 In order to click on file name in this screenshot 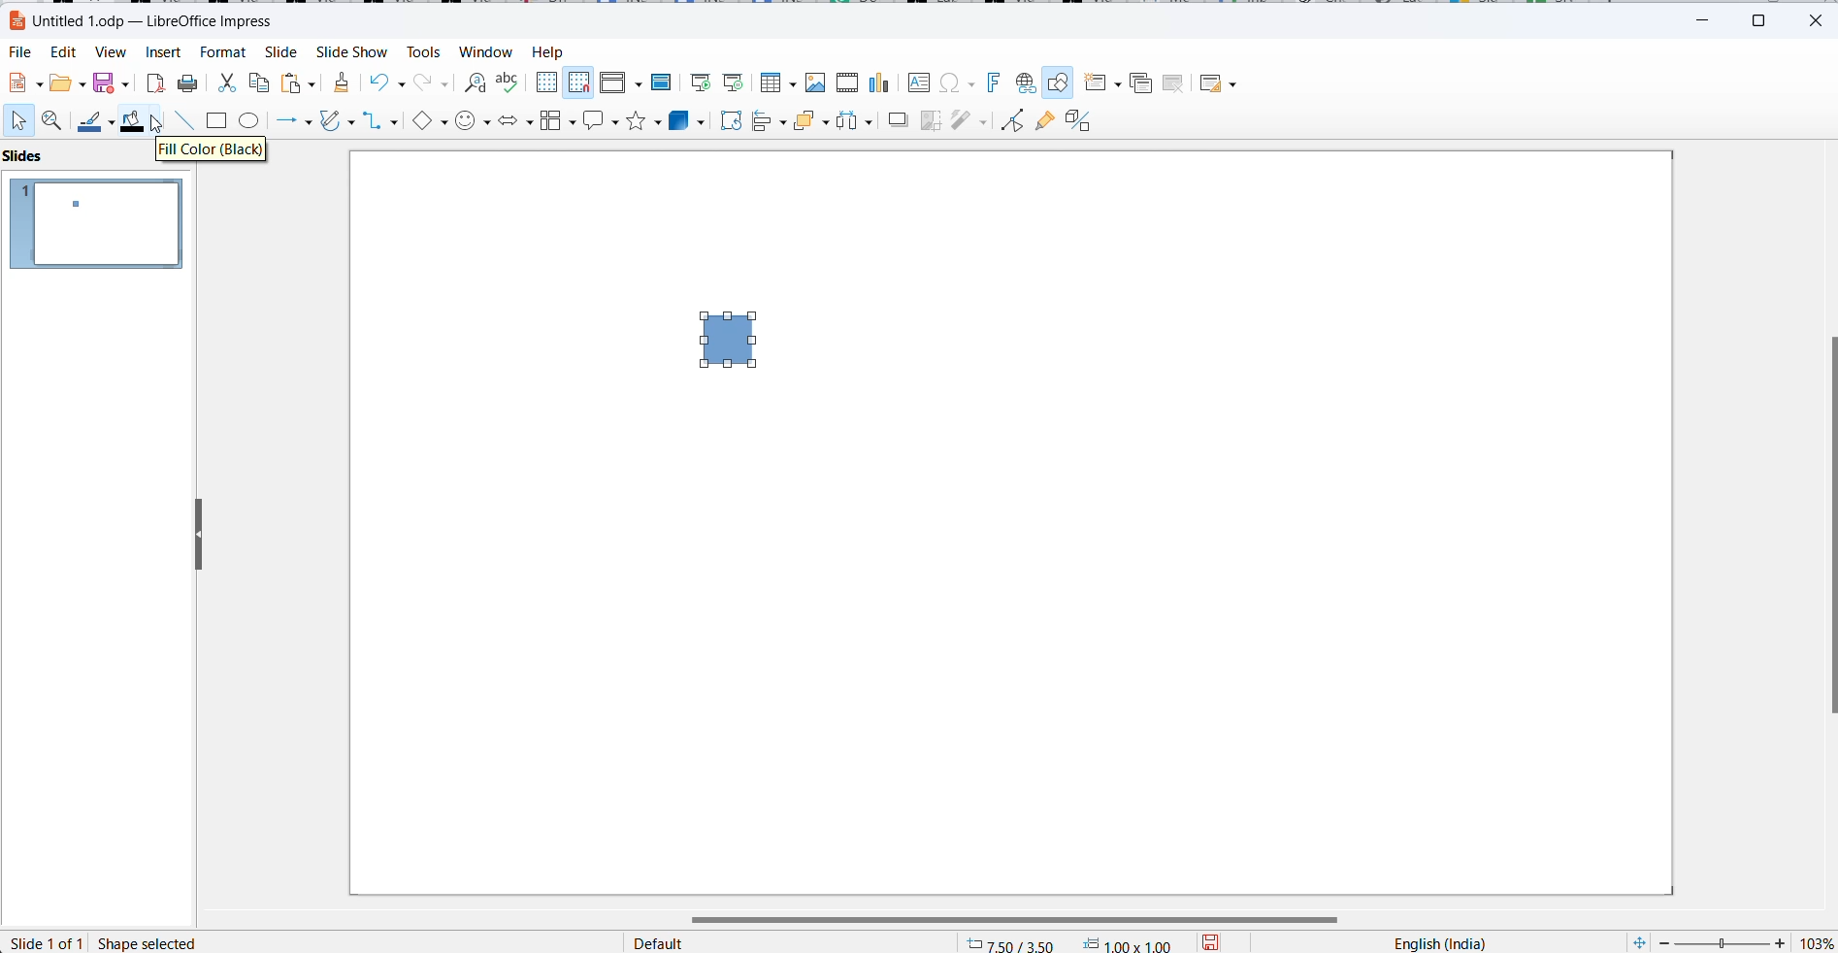, I will do `click(142, 19)`.